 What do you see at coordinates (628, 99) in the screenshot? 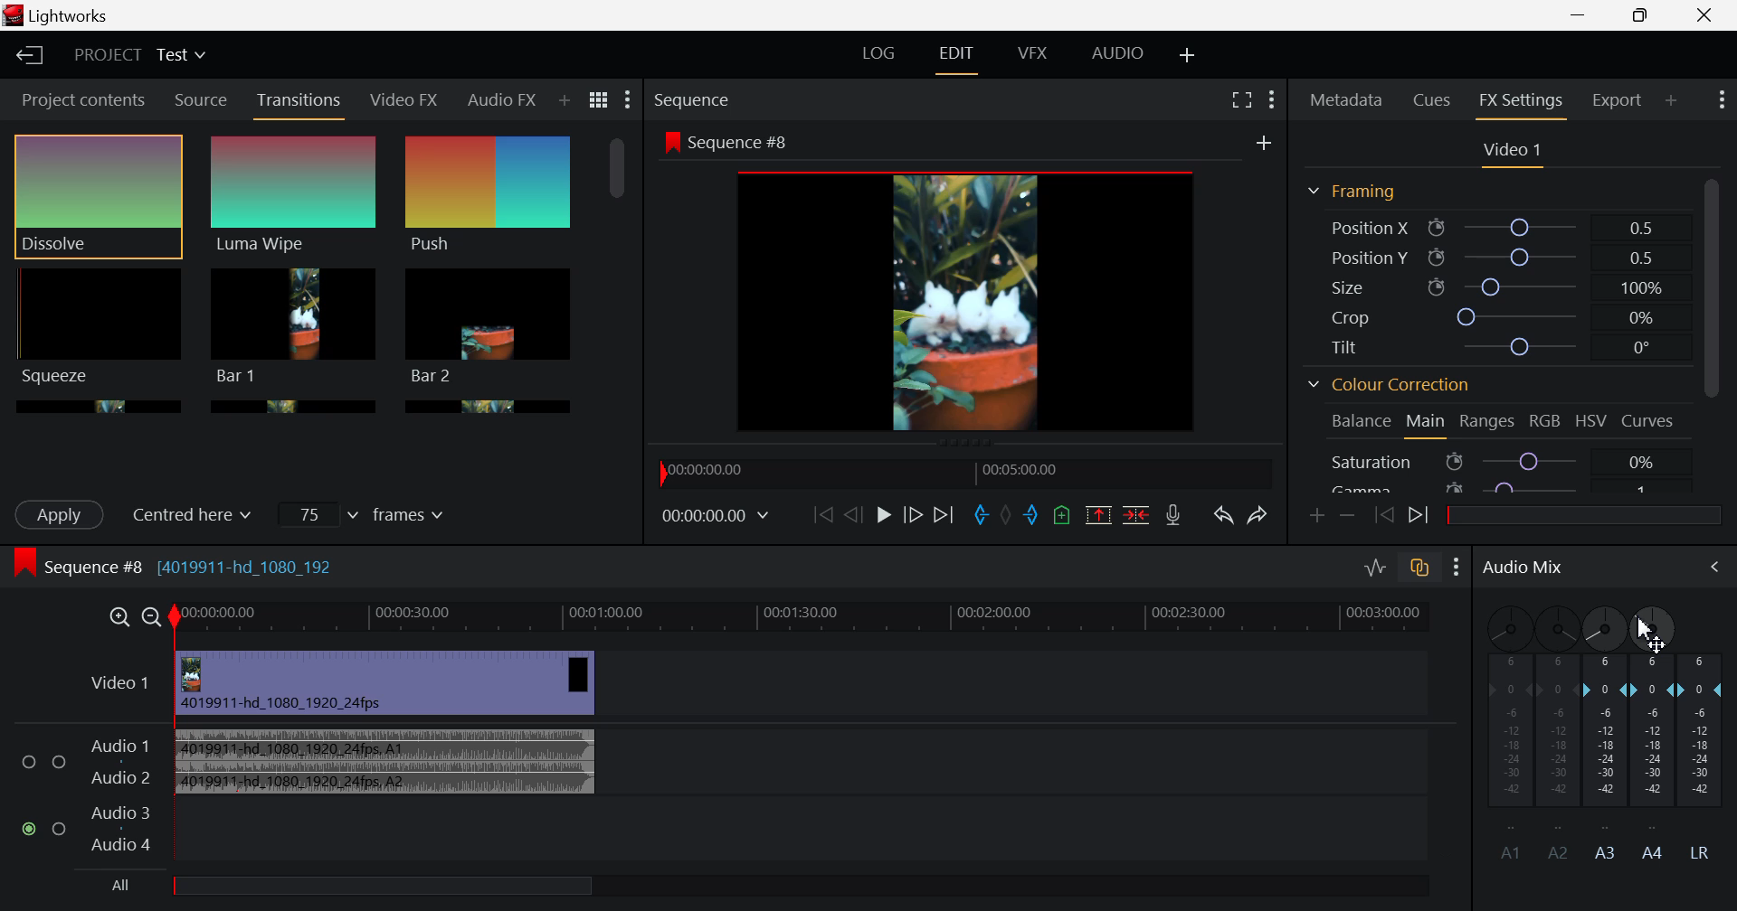
I see `Show Settings` at bounding box center [628, 99].